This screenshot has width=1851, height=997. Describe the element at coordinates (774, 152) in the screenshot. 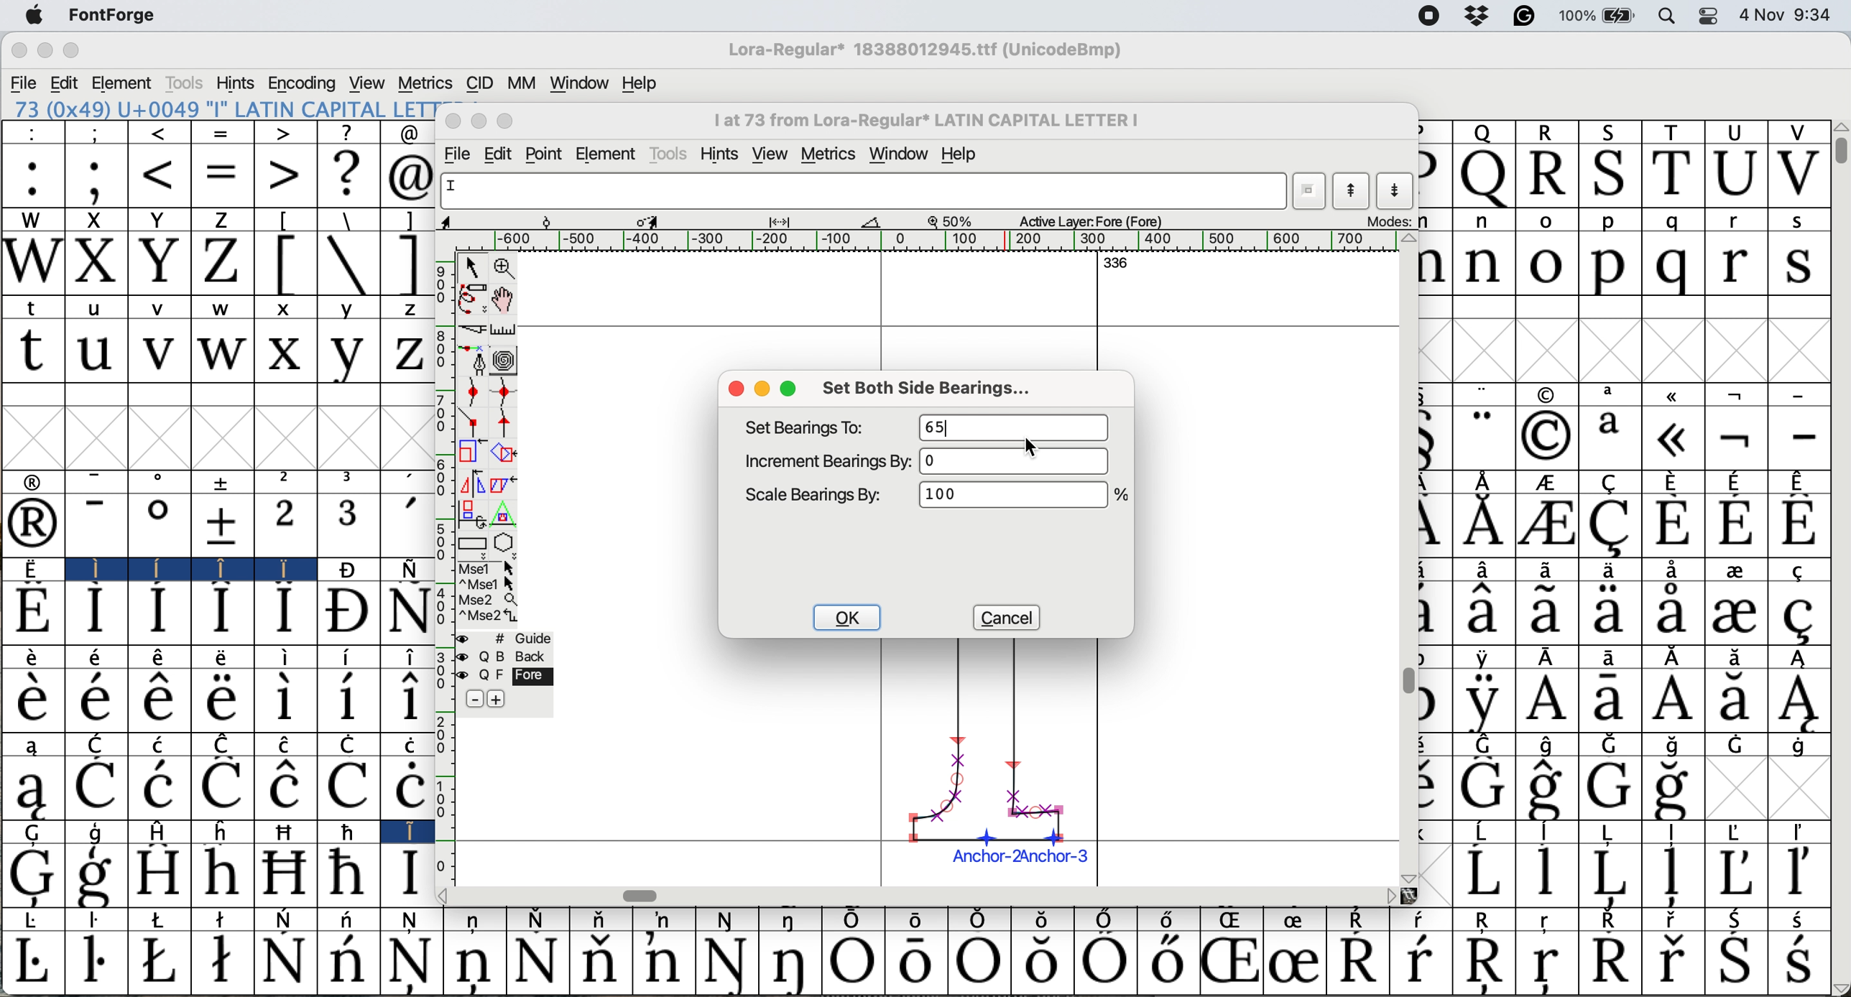

I see `view` at that location.